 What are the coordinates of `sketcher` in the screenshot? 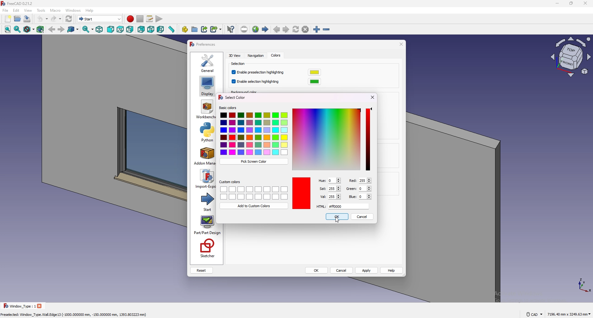 It's located at (207, 249).